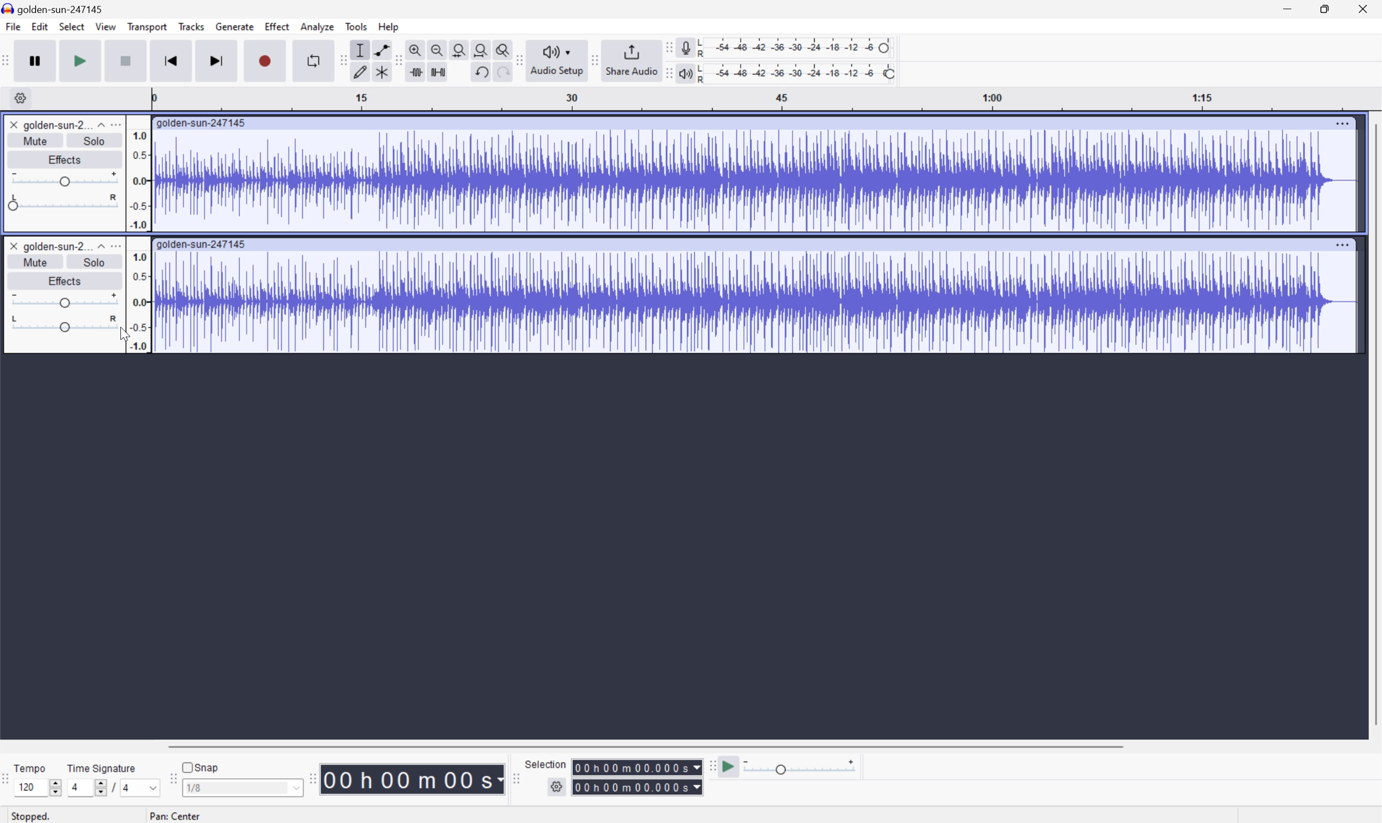 Image resolution: width=1382 pixels, height=823 pixels. What do you see at coordinates (175, 815) in the screenshot?
I see `Pan center` at bounding box center [175, 815].